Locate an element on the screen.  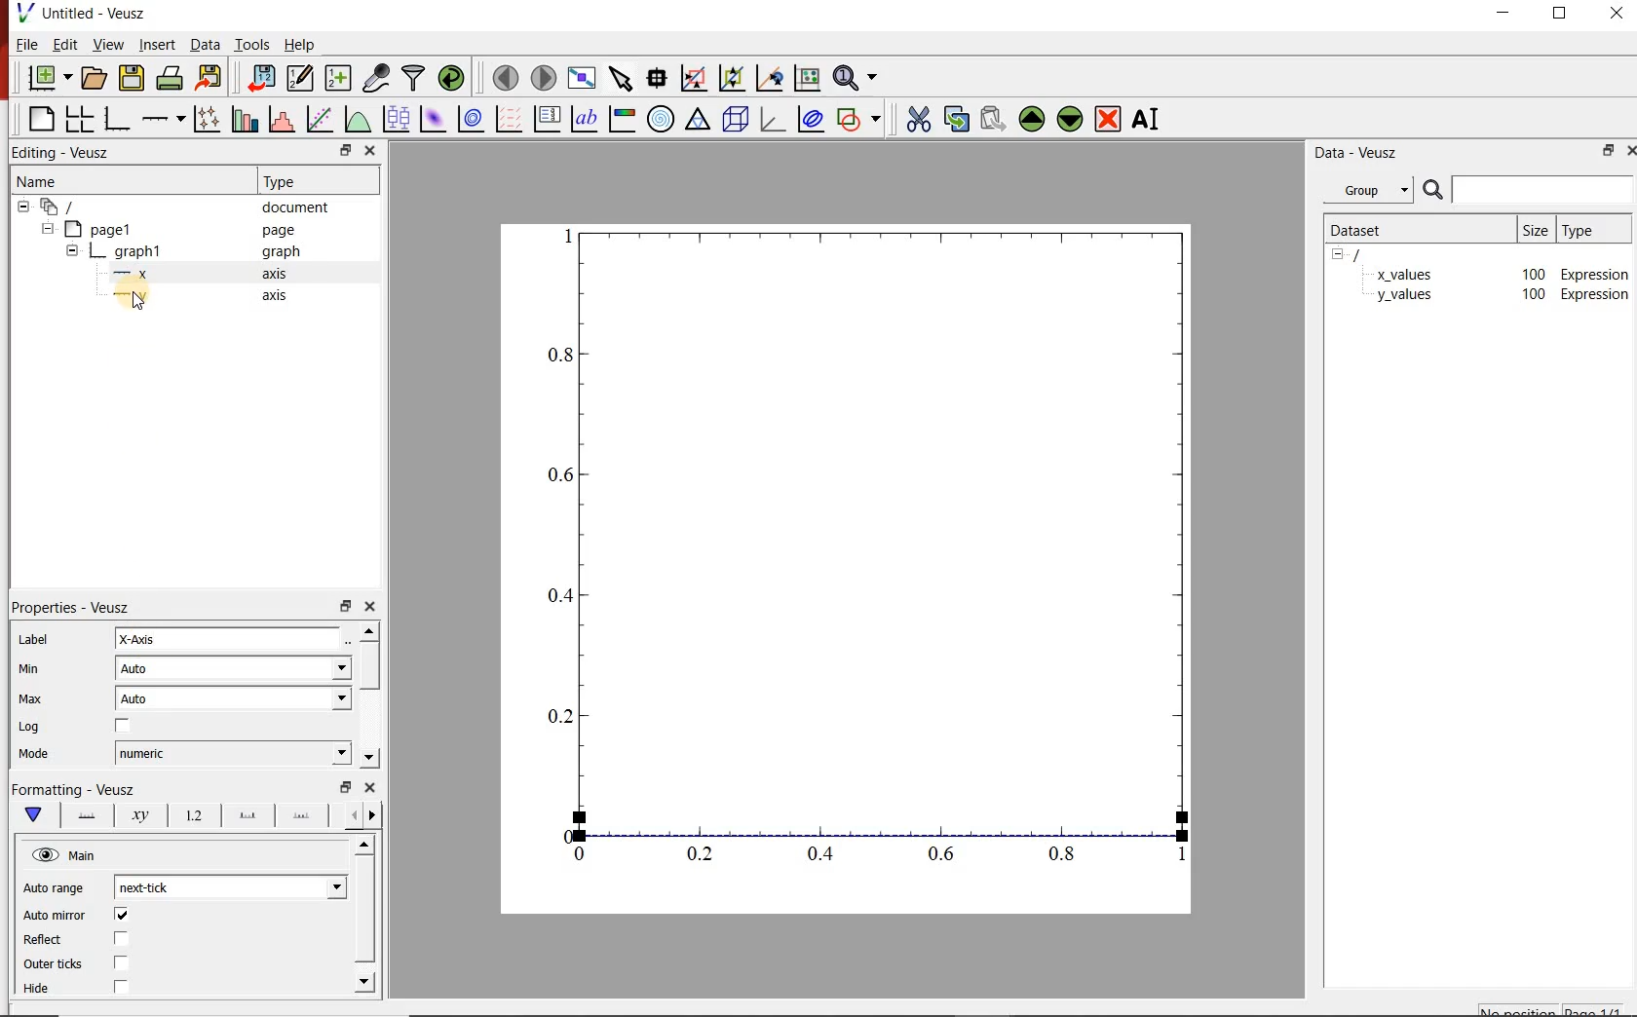
click to zoom out on graph axes is located at coordinates (729, 79).